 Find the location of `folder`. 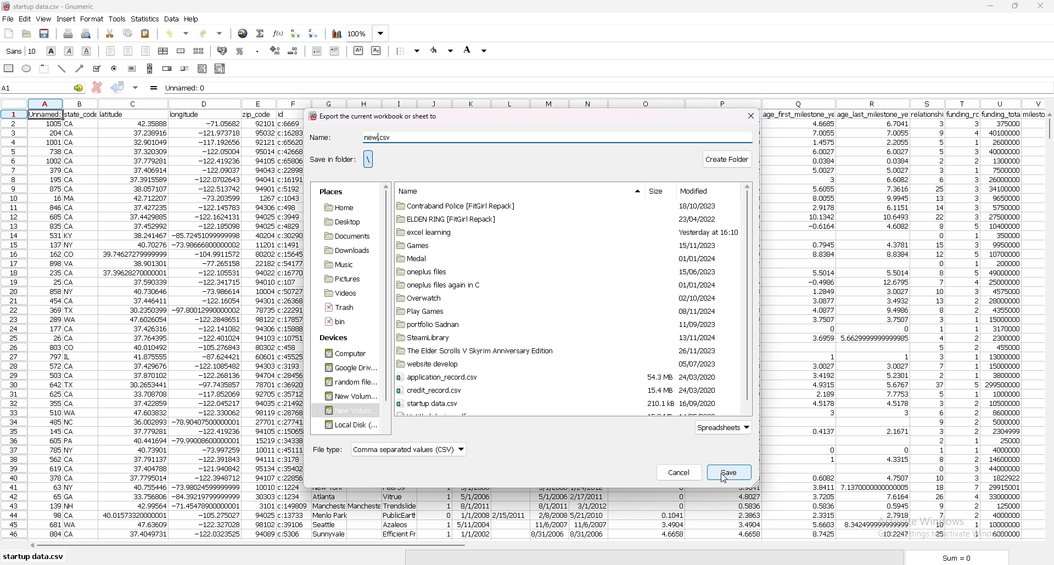

folder is located at coordinates (343, 279).